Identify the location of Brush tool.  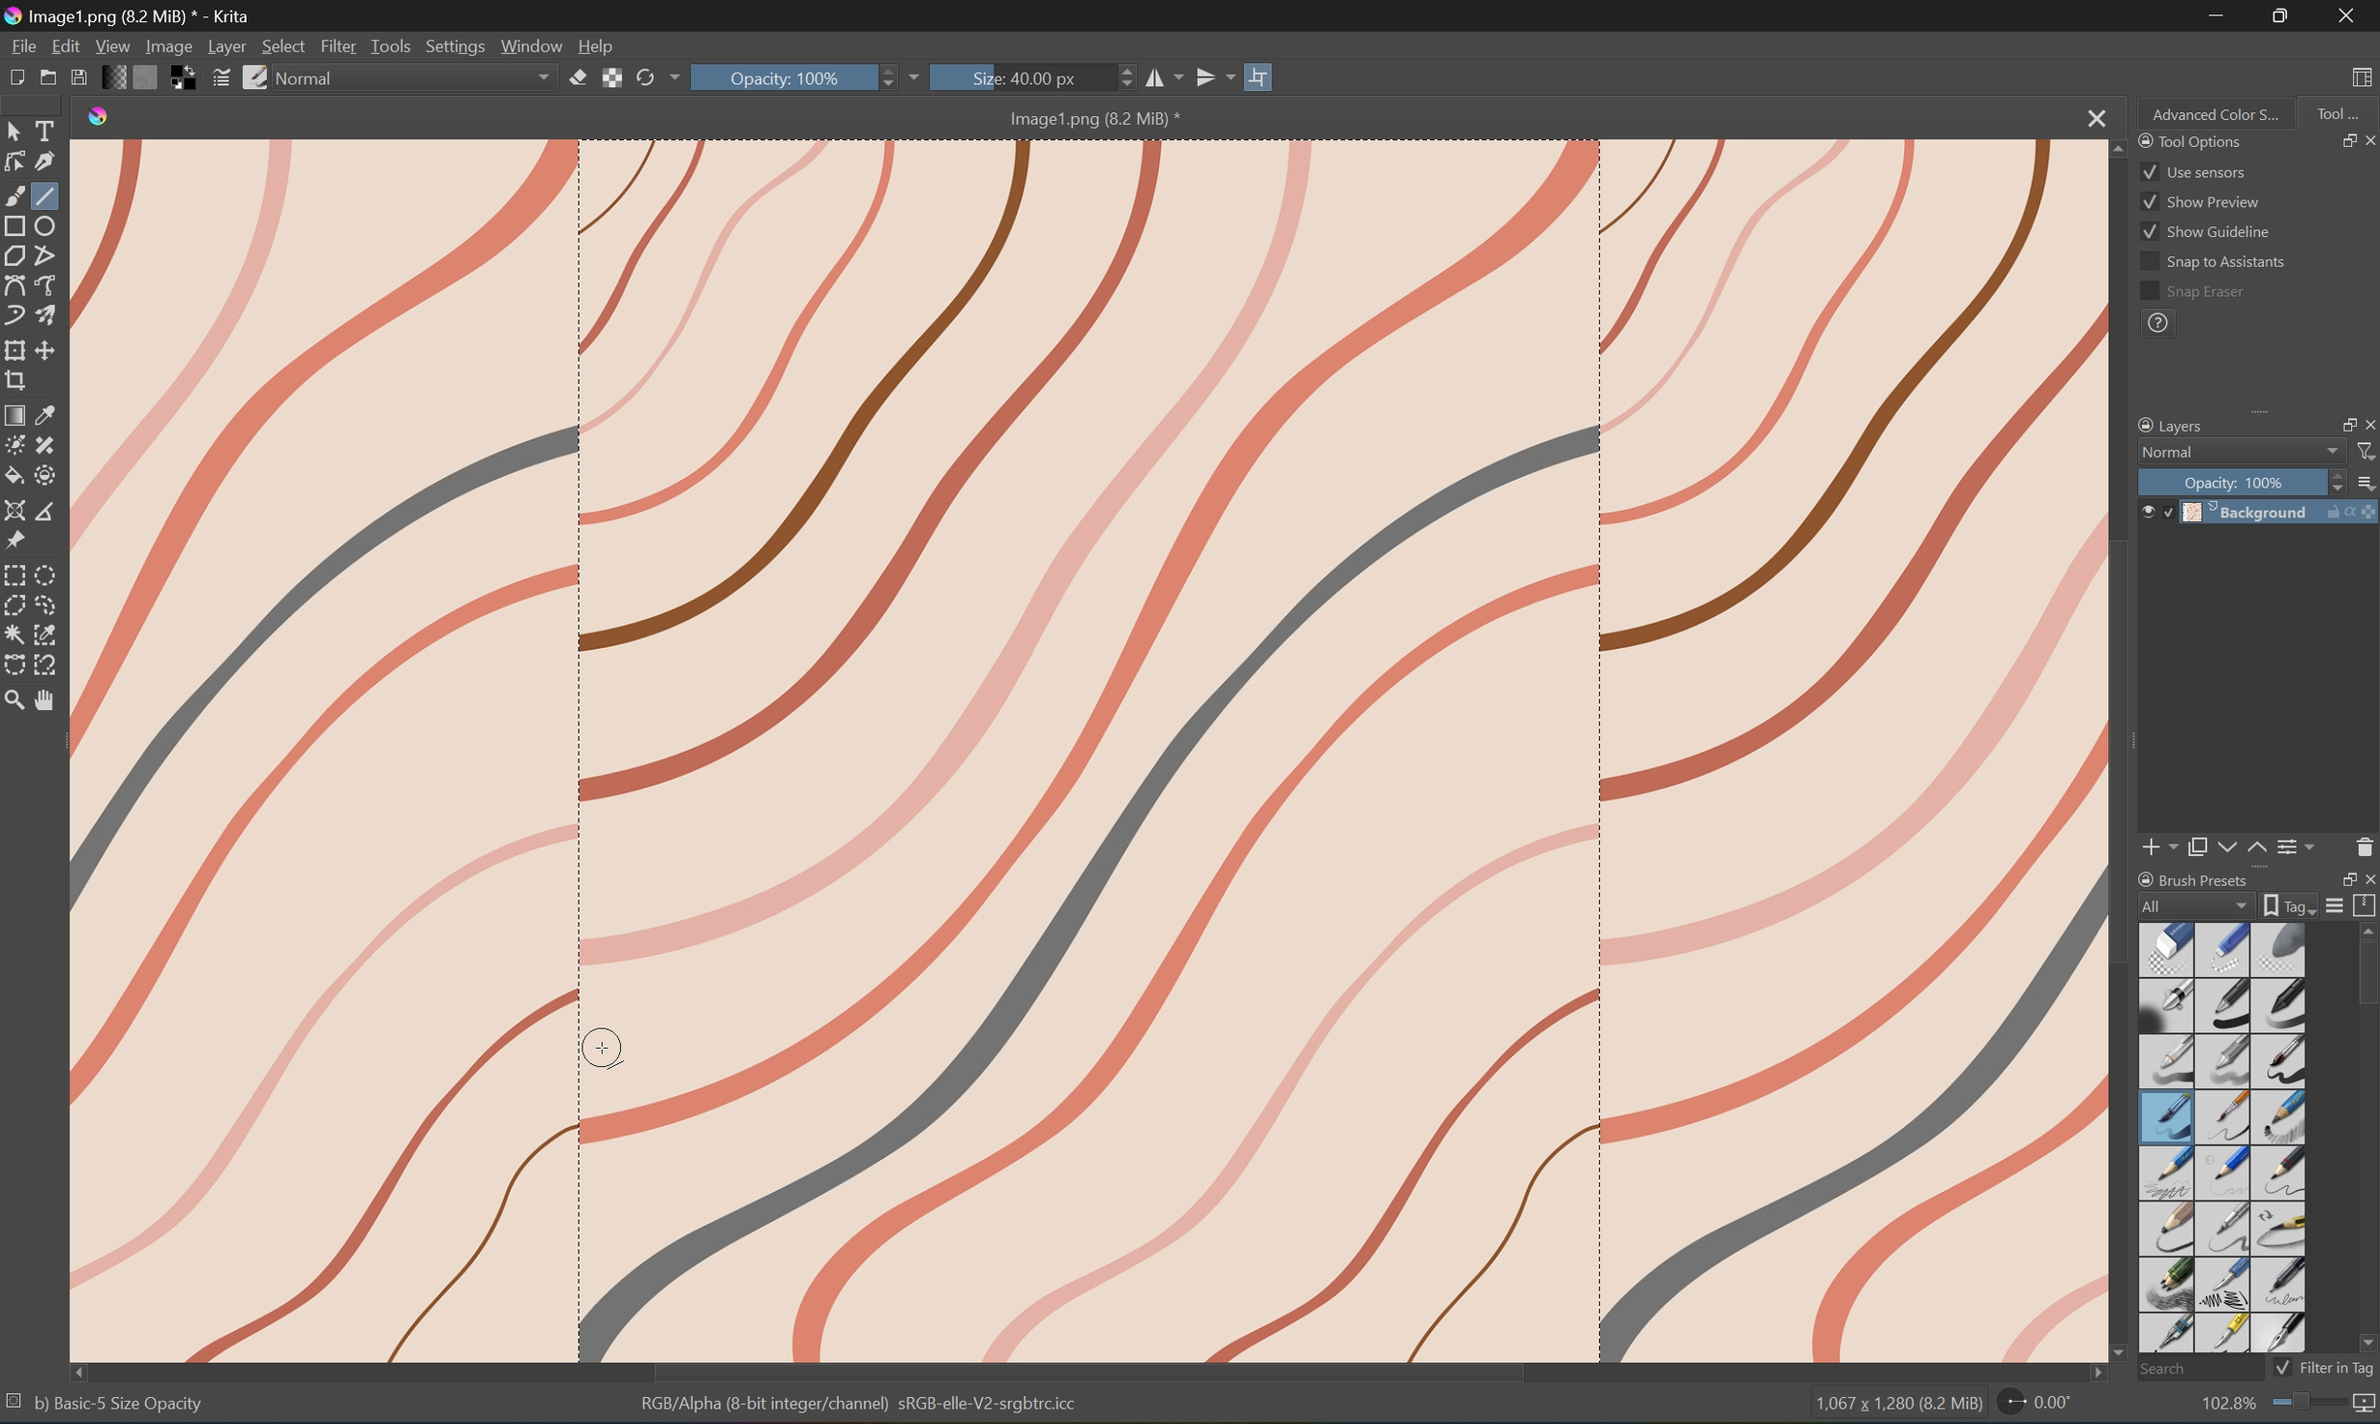
(15, 194).